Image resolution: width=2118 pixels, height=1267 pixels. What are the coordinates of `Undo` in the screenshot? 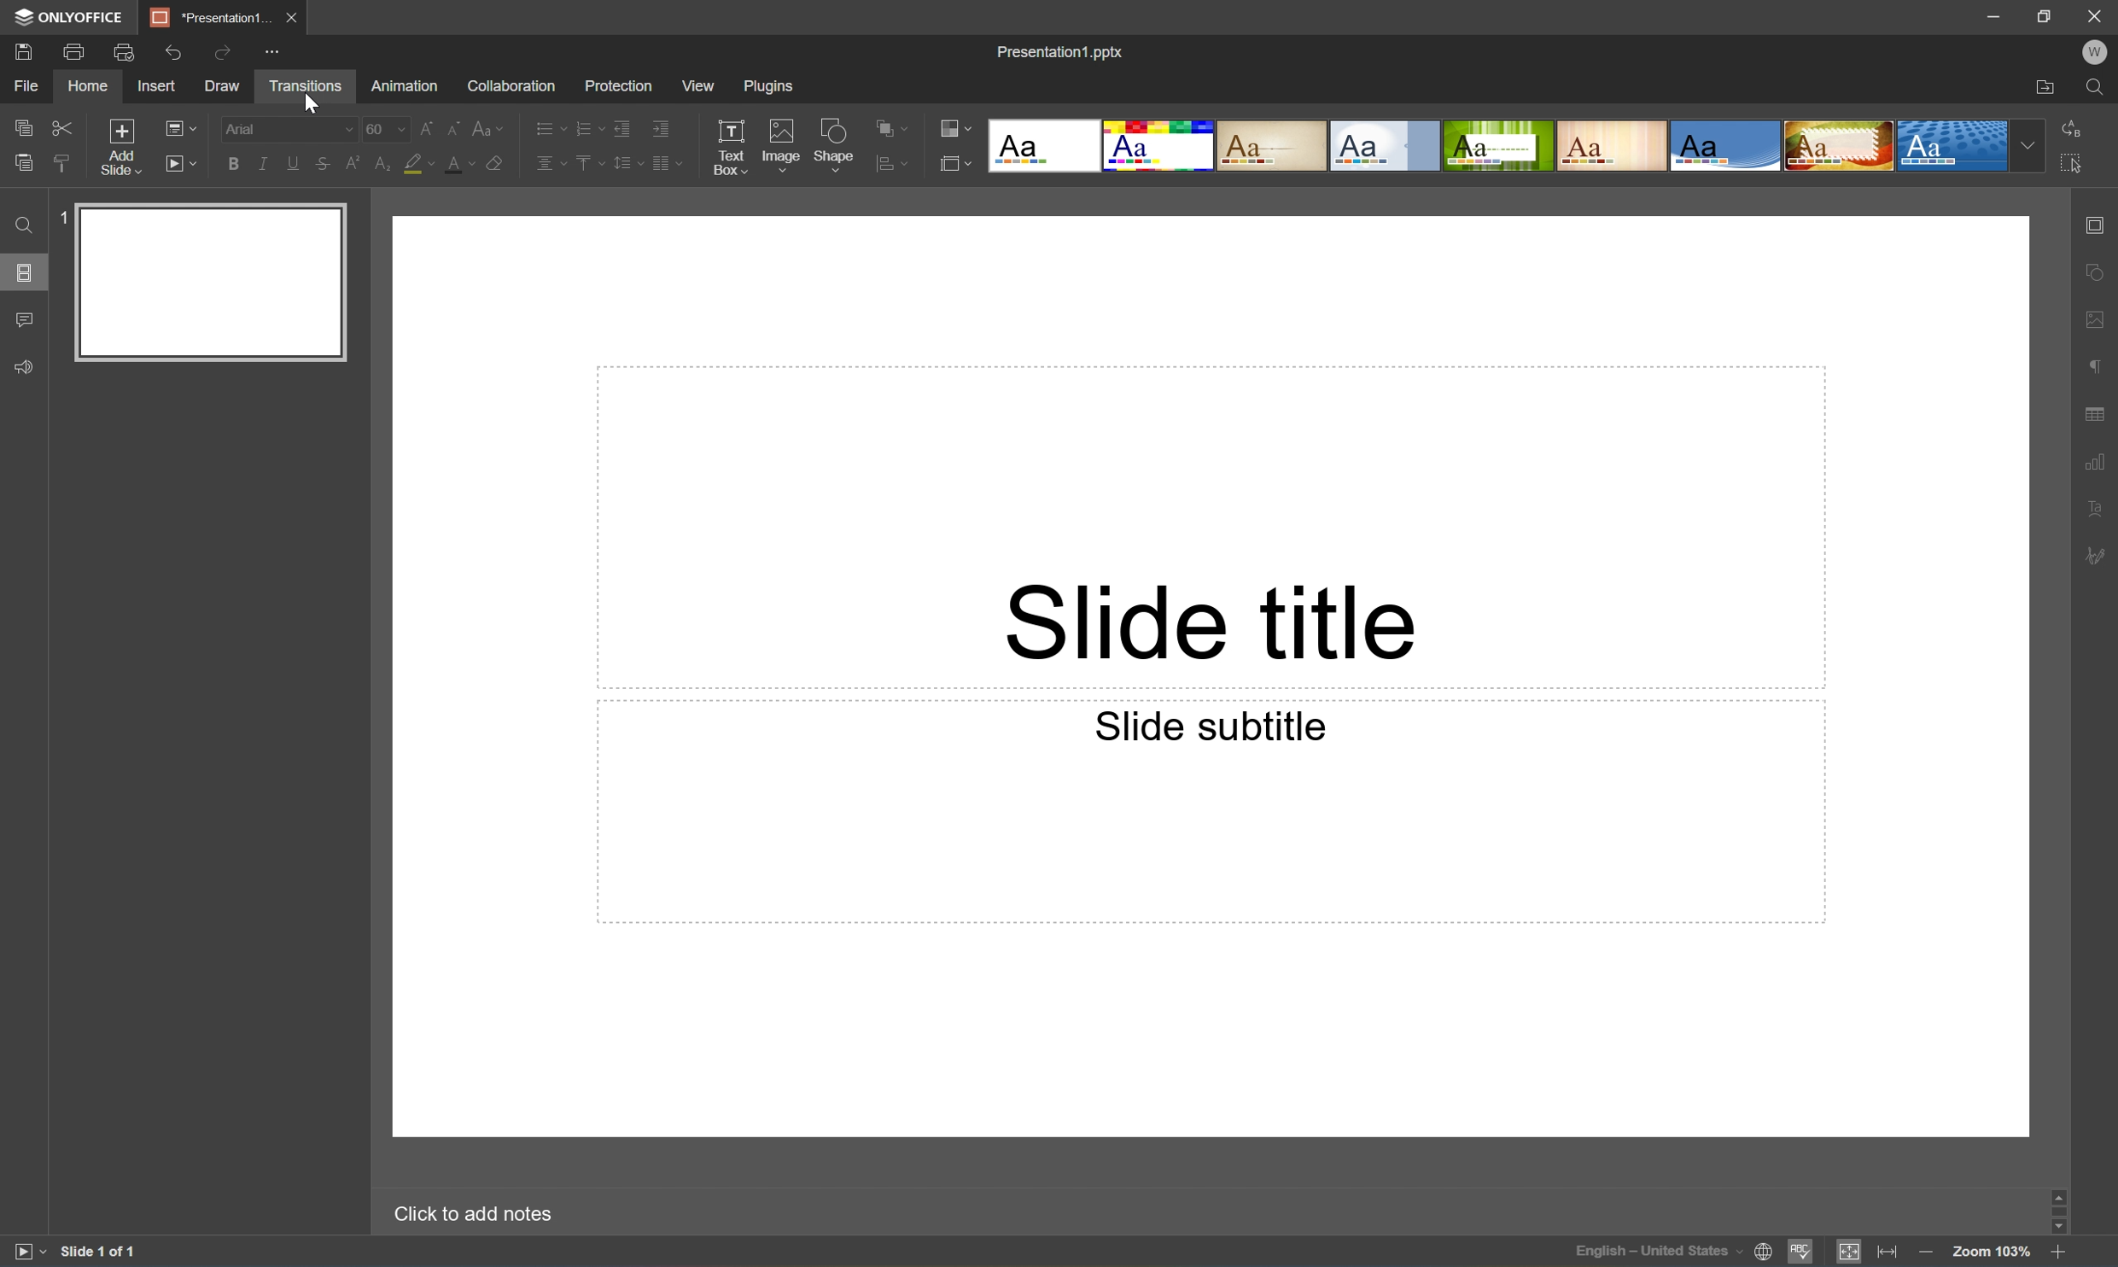 It's located at (173, 50).